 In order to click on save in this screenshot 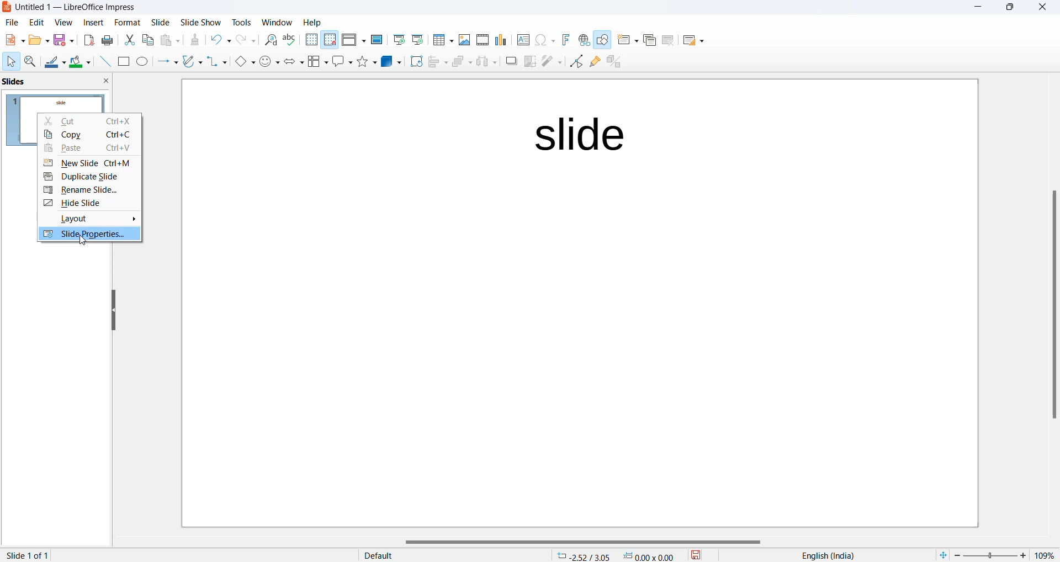, I will do `click(697, 554)`.